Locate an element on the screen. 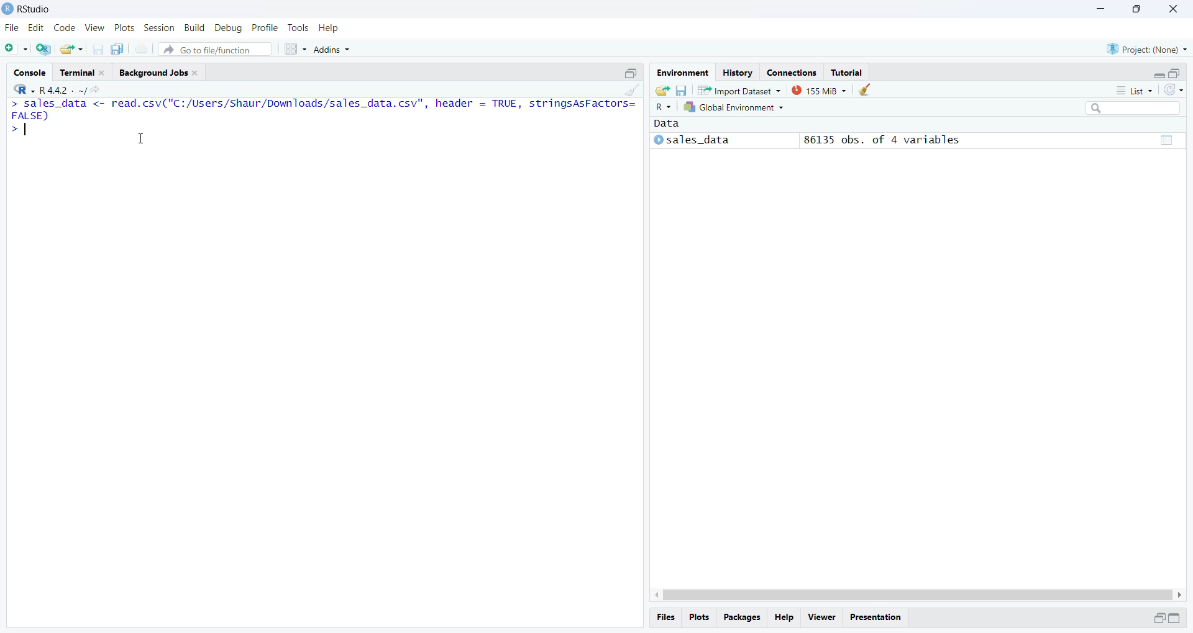 The height and width of the screenshot is (633, 1193). right bar is located at coordinates (1183, 595).